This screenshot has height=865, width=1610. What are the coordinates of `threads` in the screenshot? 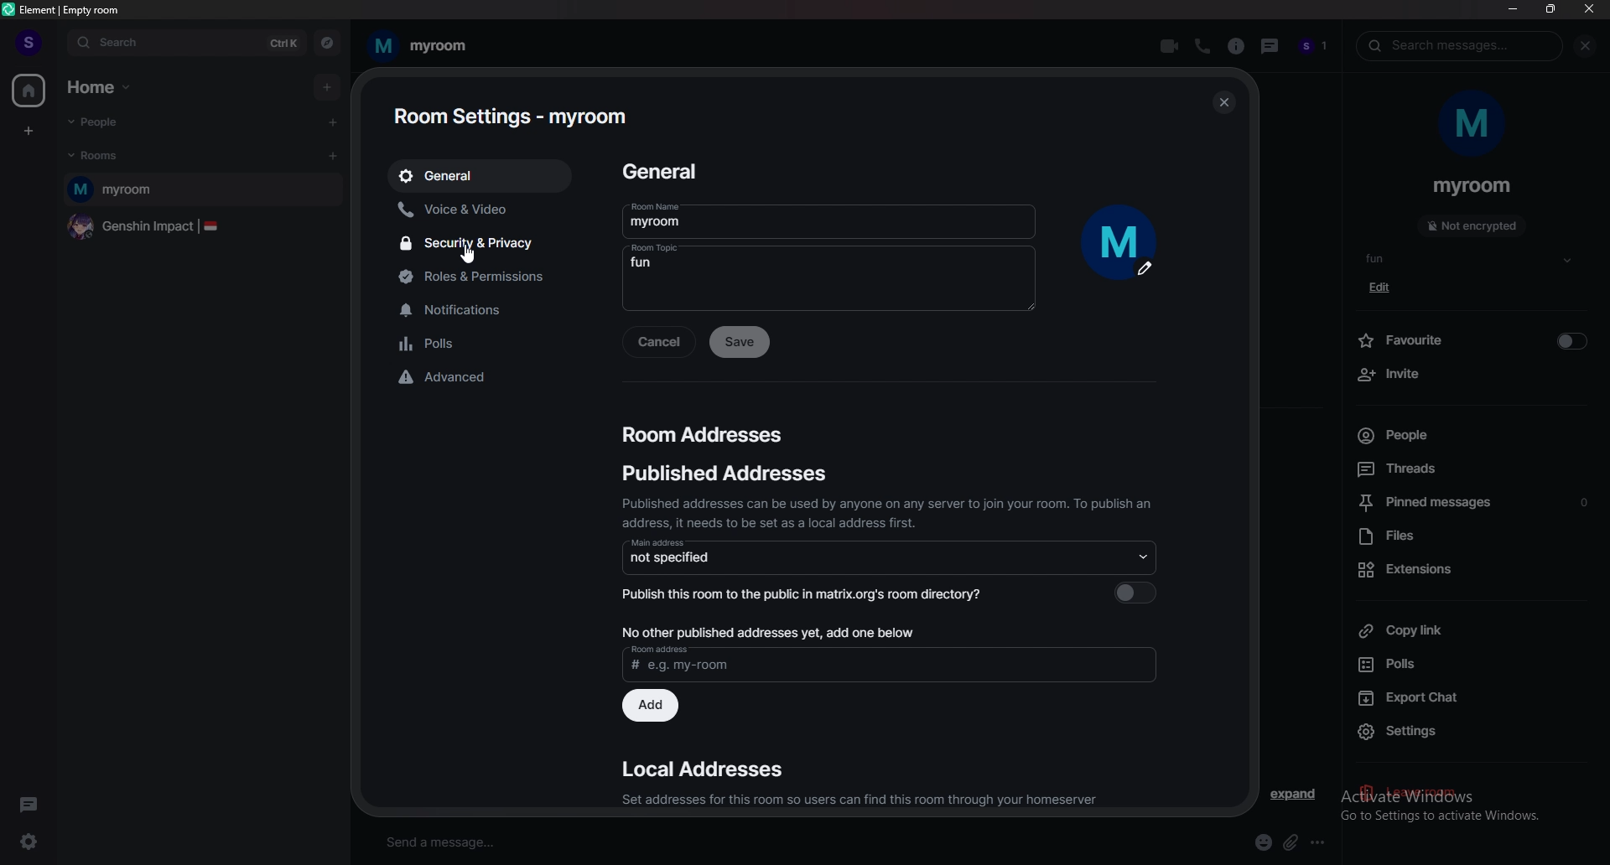 It's located at (31, 802).